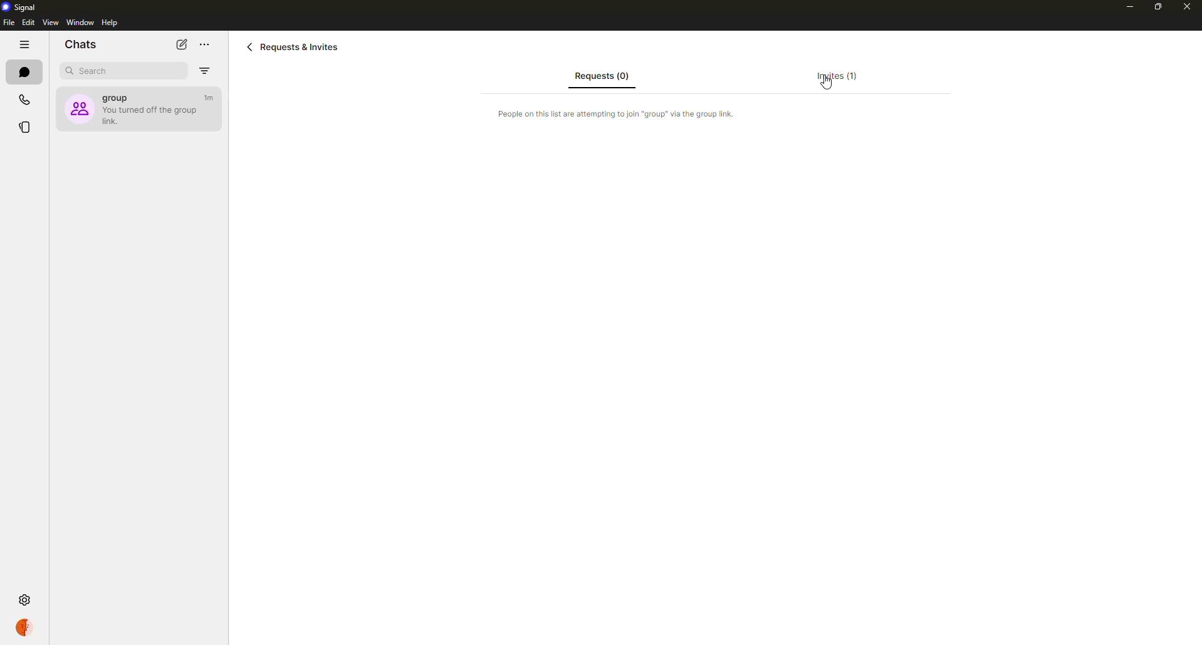 The width and height of the screenshot is (1202, 645). I want to click on requests & invites, so click(296, 46).